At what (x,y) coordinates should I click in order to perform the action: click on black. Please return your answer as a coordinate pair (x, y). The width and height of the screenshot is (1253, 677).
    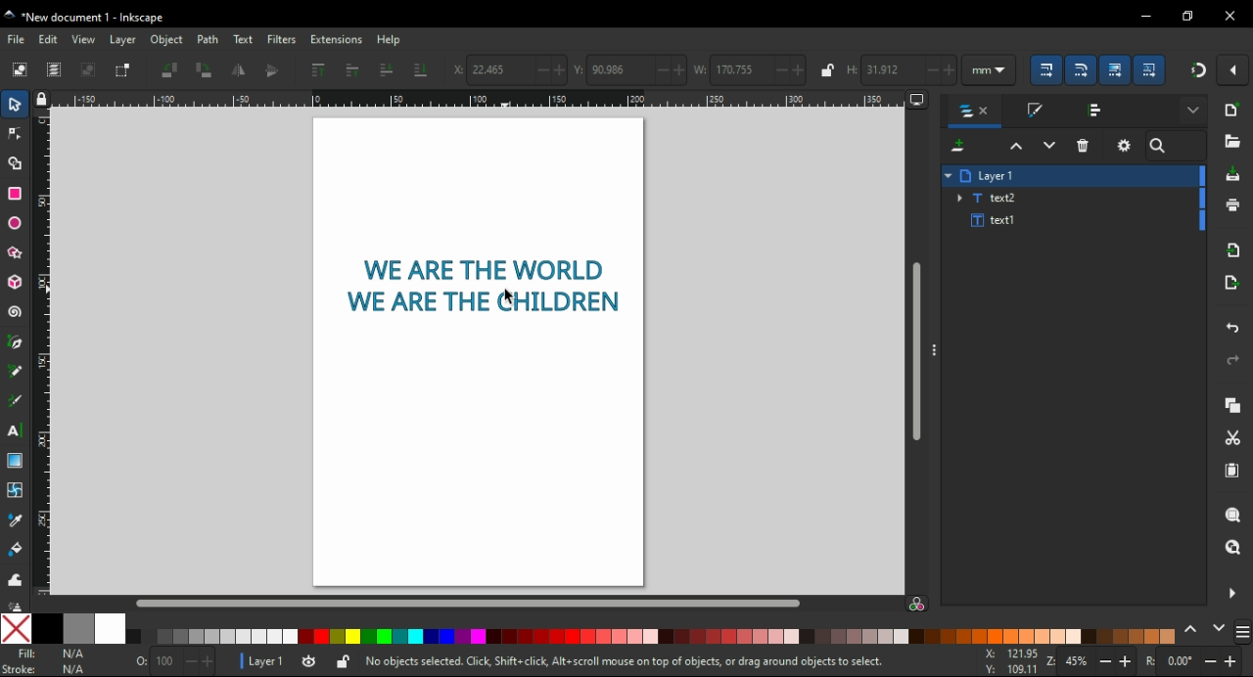
    Looking at the image, I should click on (47, 628).